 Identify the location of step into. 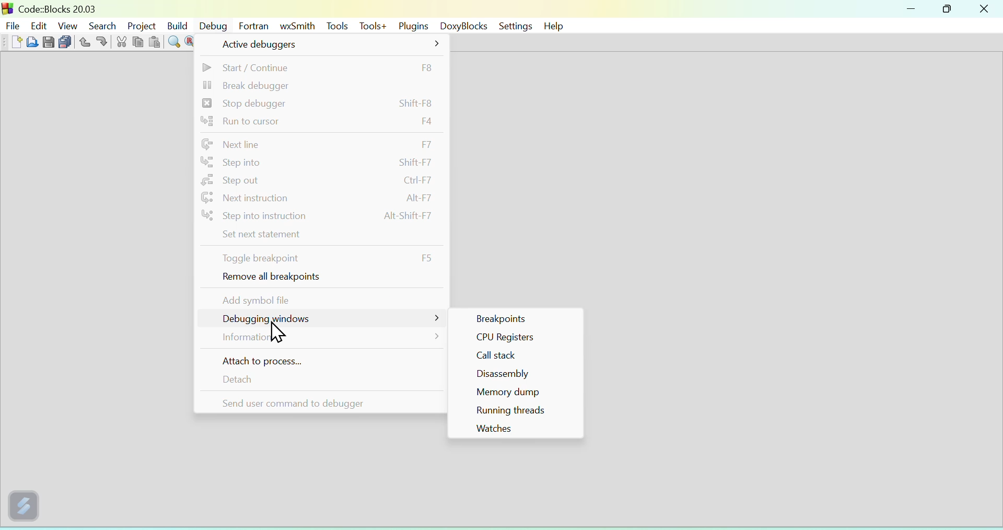
(320, 163).